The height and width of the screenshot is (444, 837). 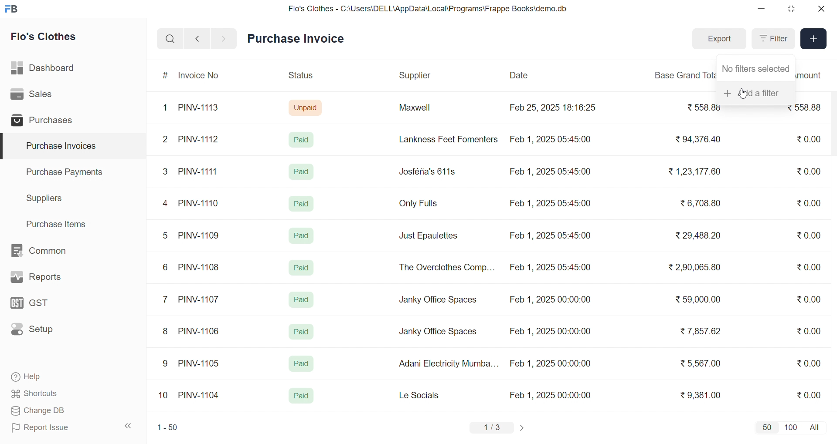 What do you see at coordinates (701, 300) in the screenshot?
I see `₹ 59,000.00` at bounding box center [701, 300].